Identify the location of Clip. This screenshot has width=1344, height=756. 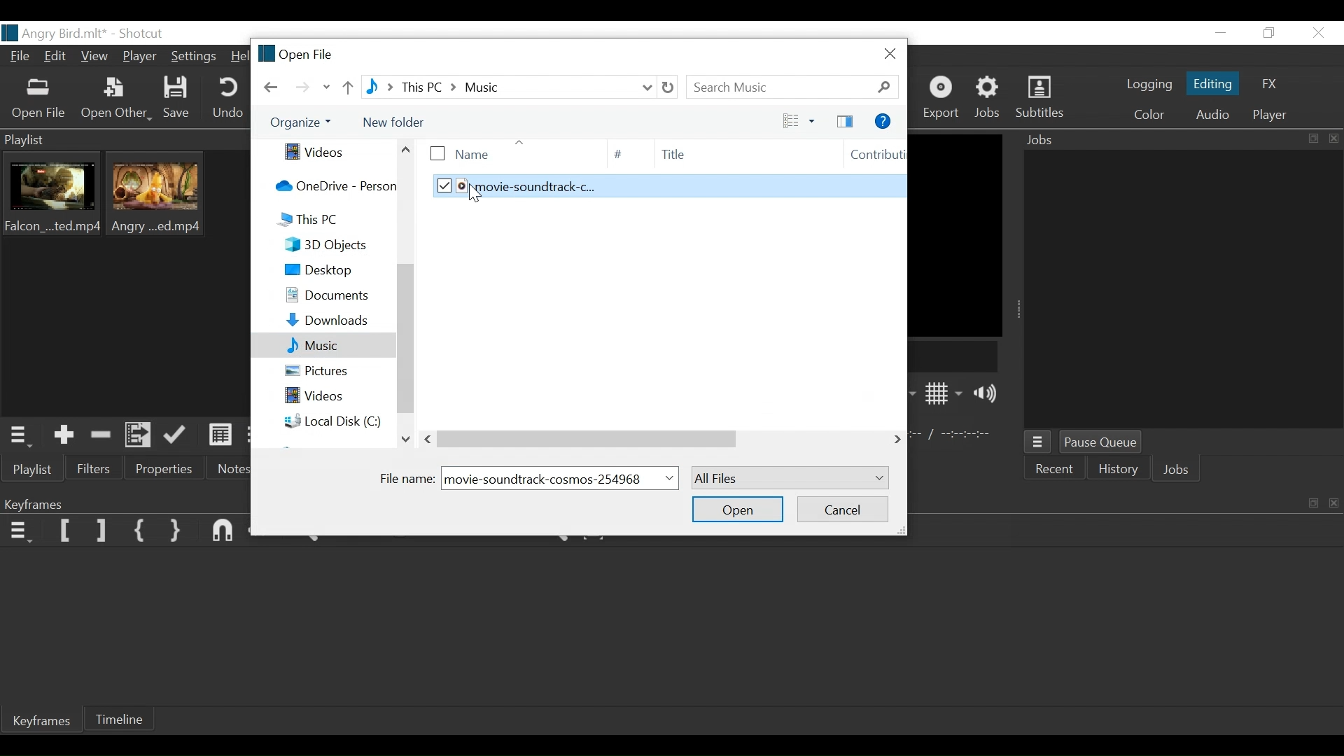
(55, 197).